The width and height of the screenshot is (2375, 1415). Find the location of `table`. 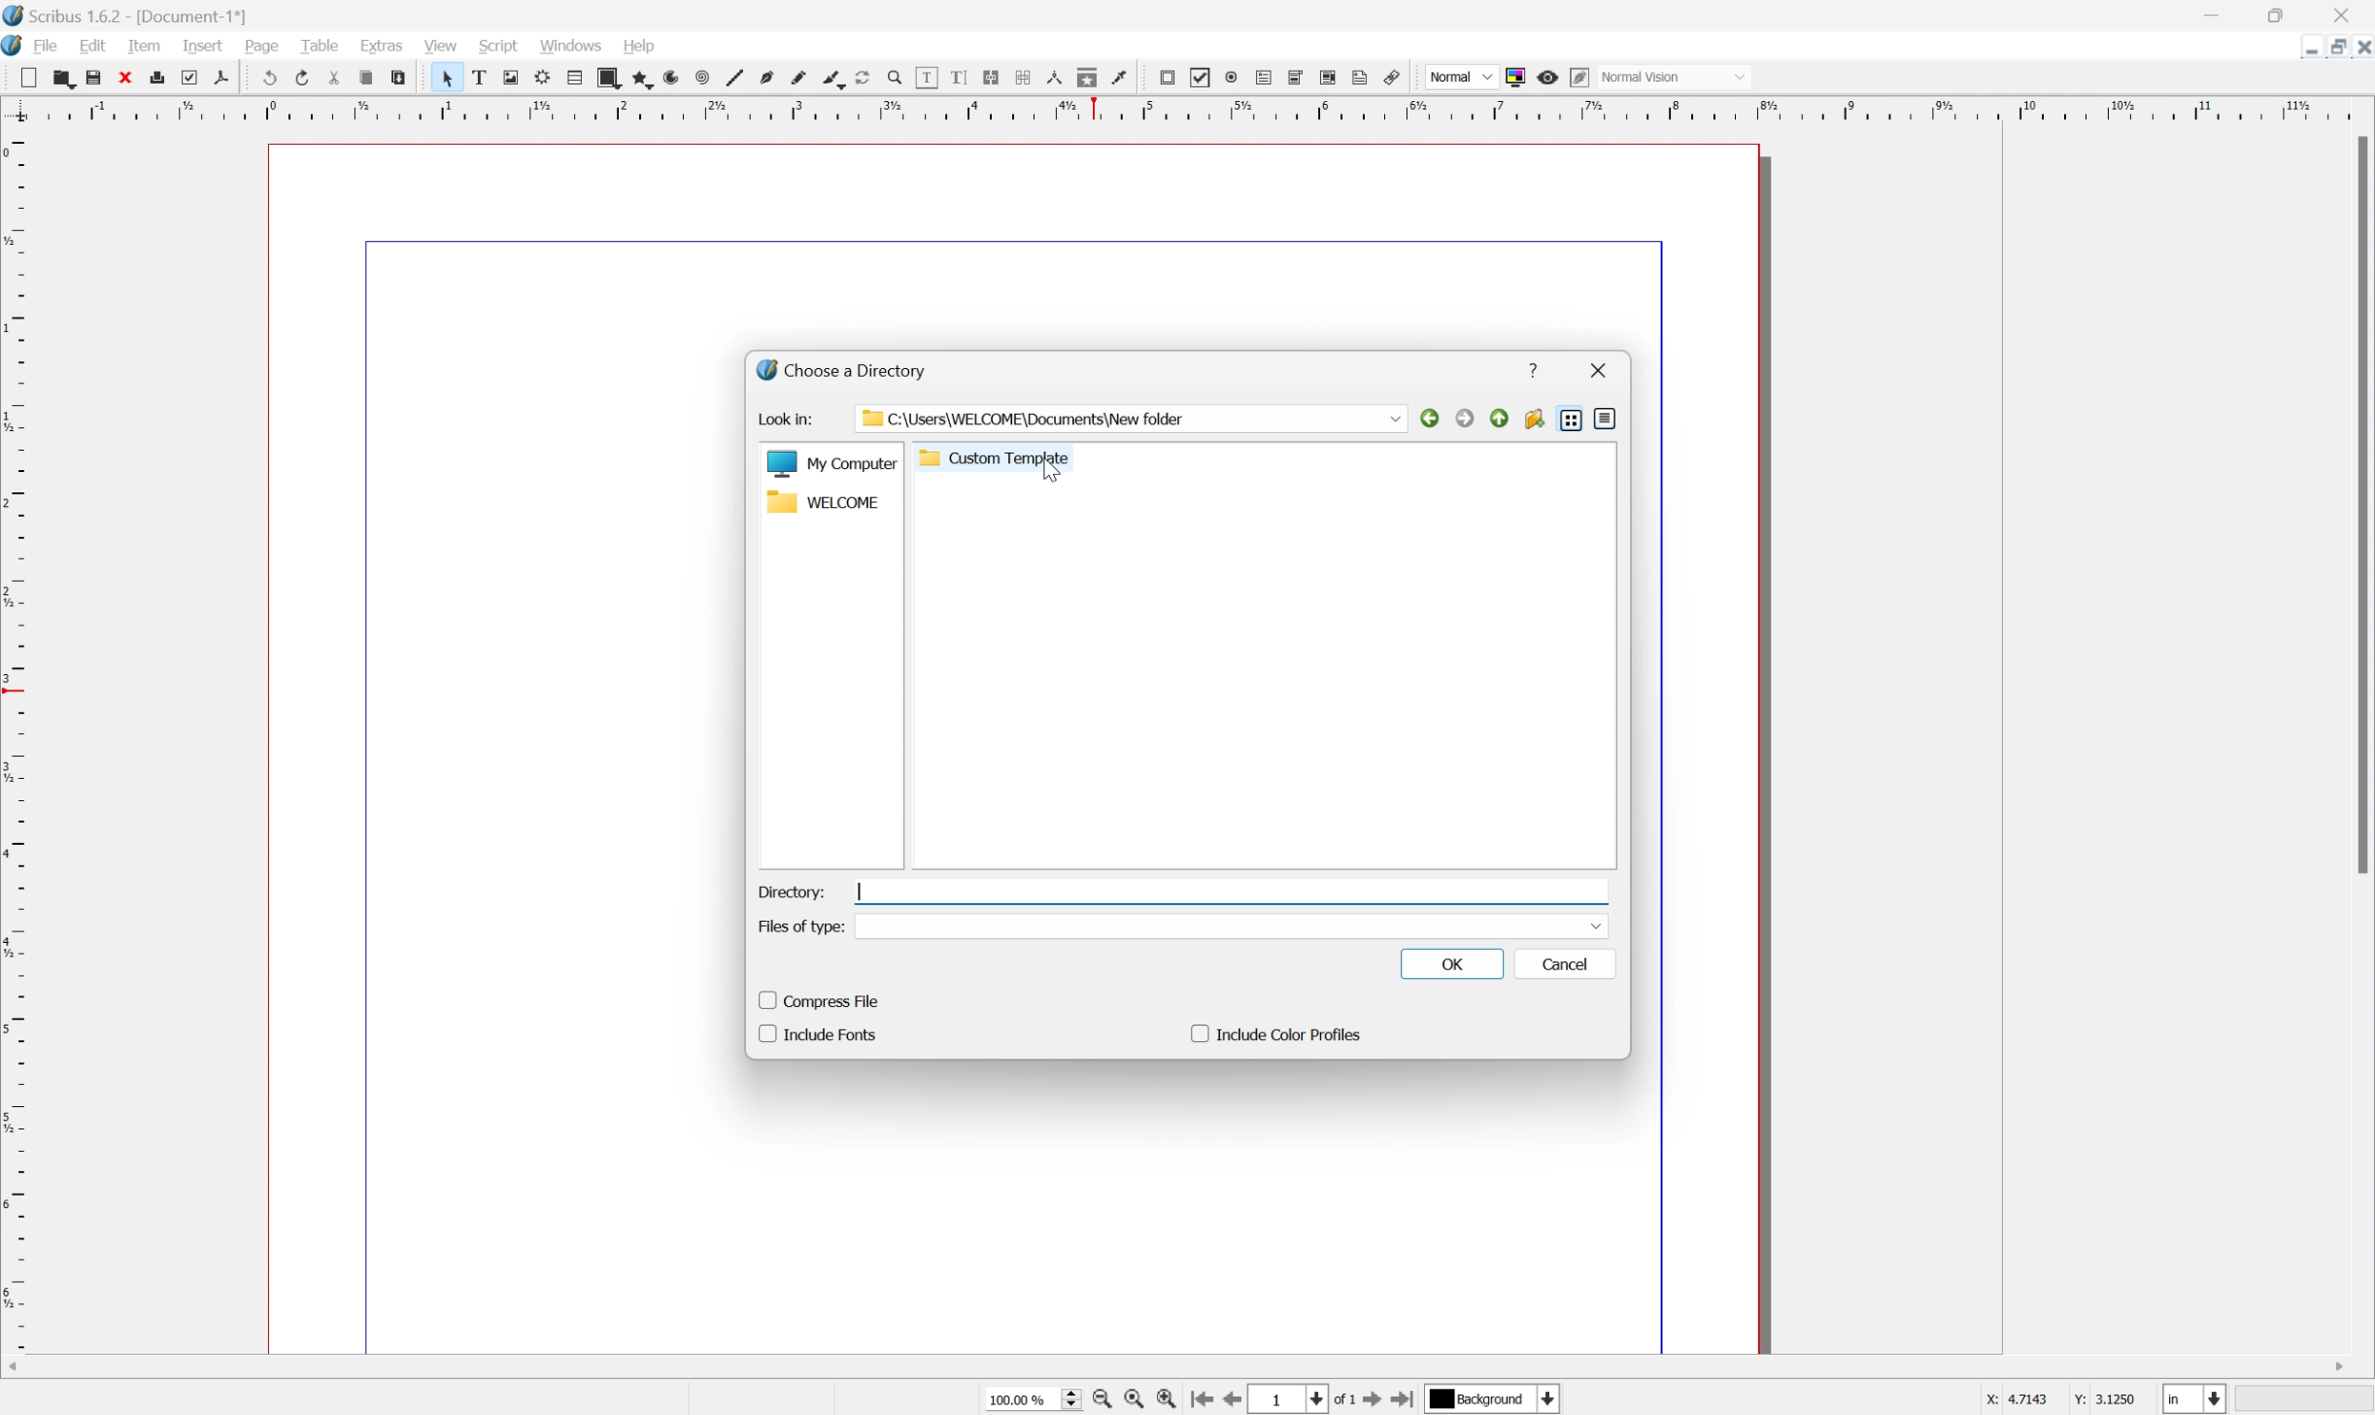

table is located at coordinates (320, 45).